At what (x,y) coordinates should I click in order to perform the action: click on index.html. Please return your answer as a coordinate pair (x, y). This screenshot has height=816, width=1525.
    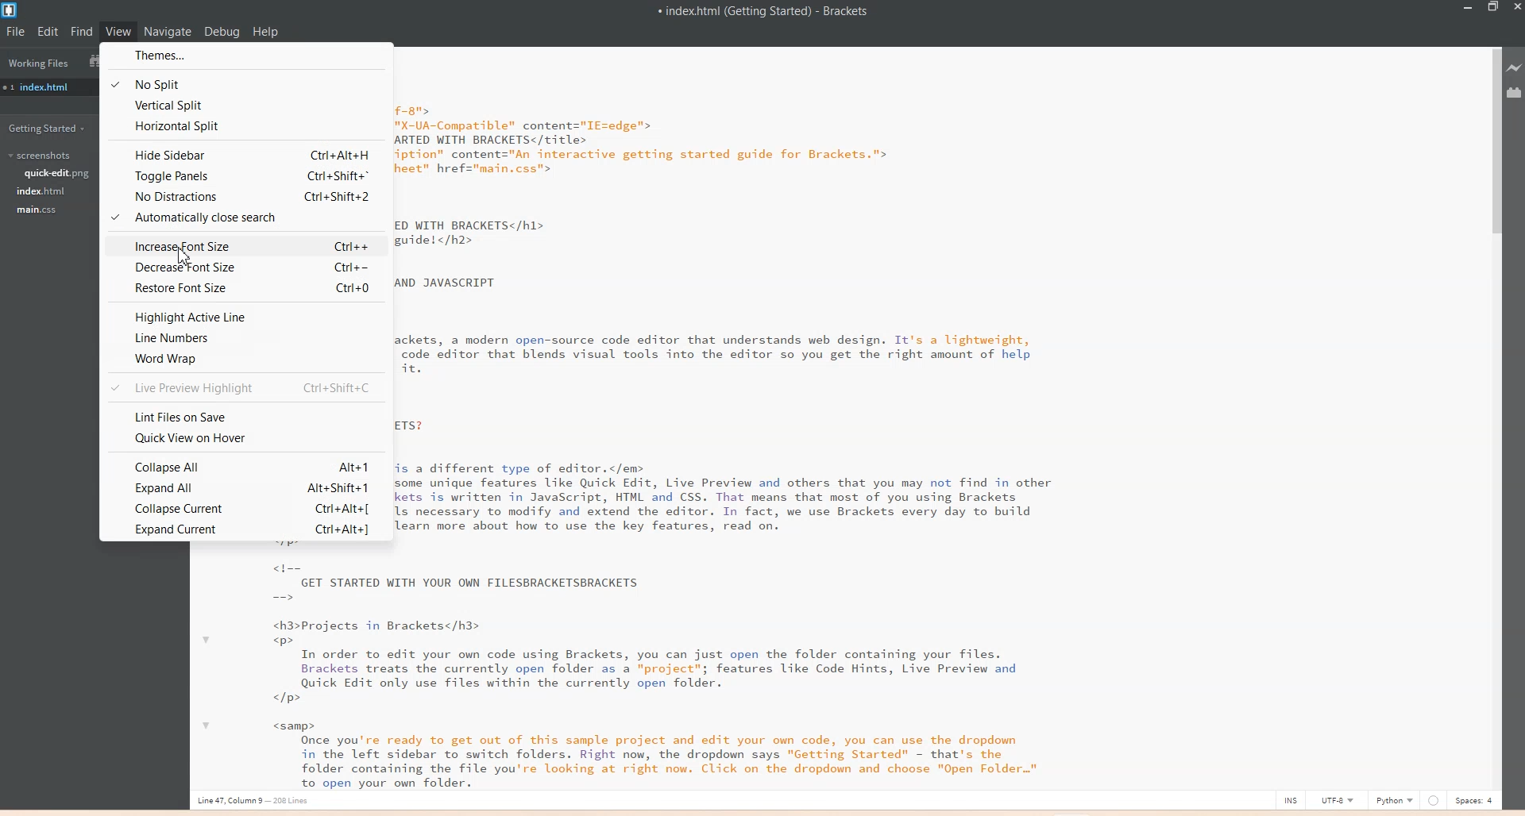
    Looking at the image, I should click on (42, 191).